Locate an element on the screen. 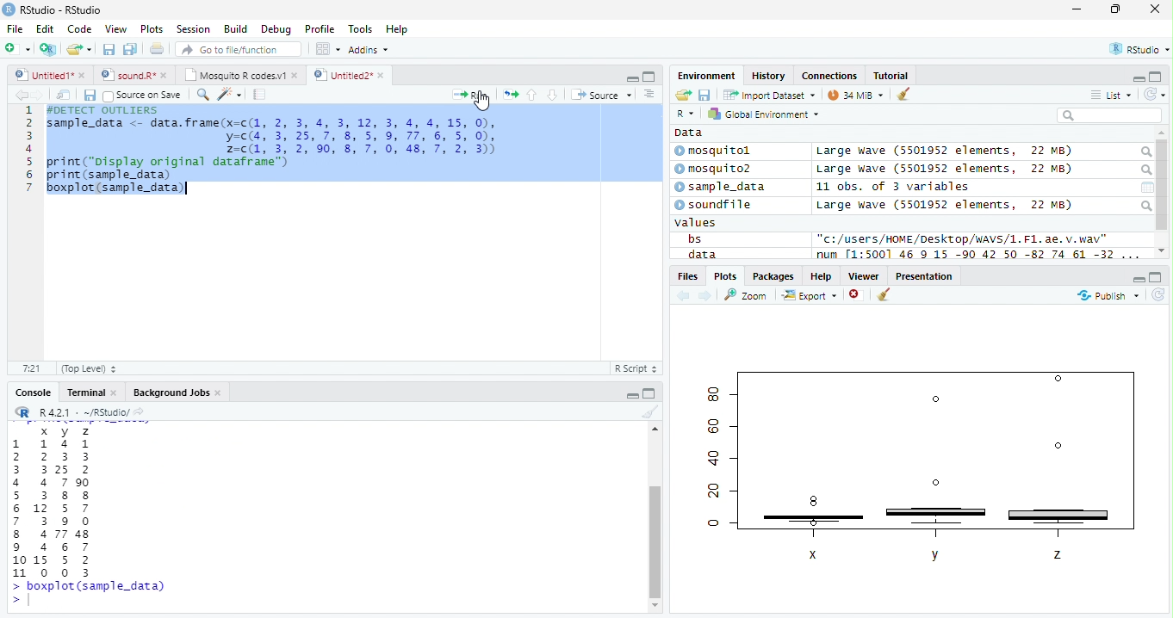 This screenshot has height=618, width=1173. Show in new window is located at coordinates (64, 96).